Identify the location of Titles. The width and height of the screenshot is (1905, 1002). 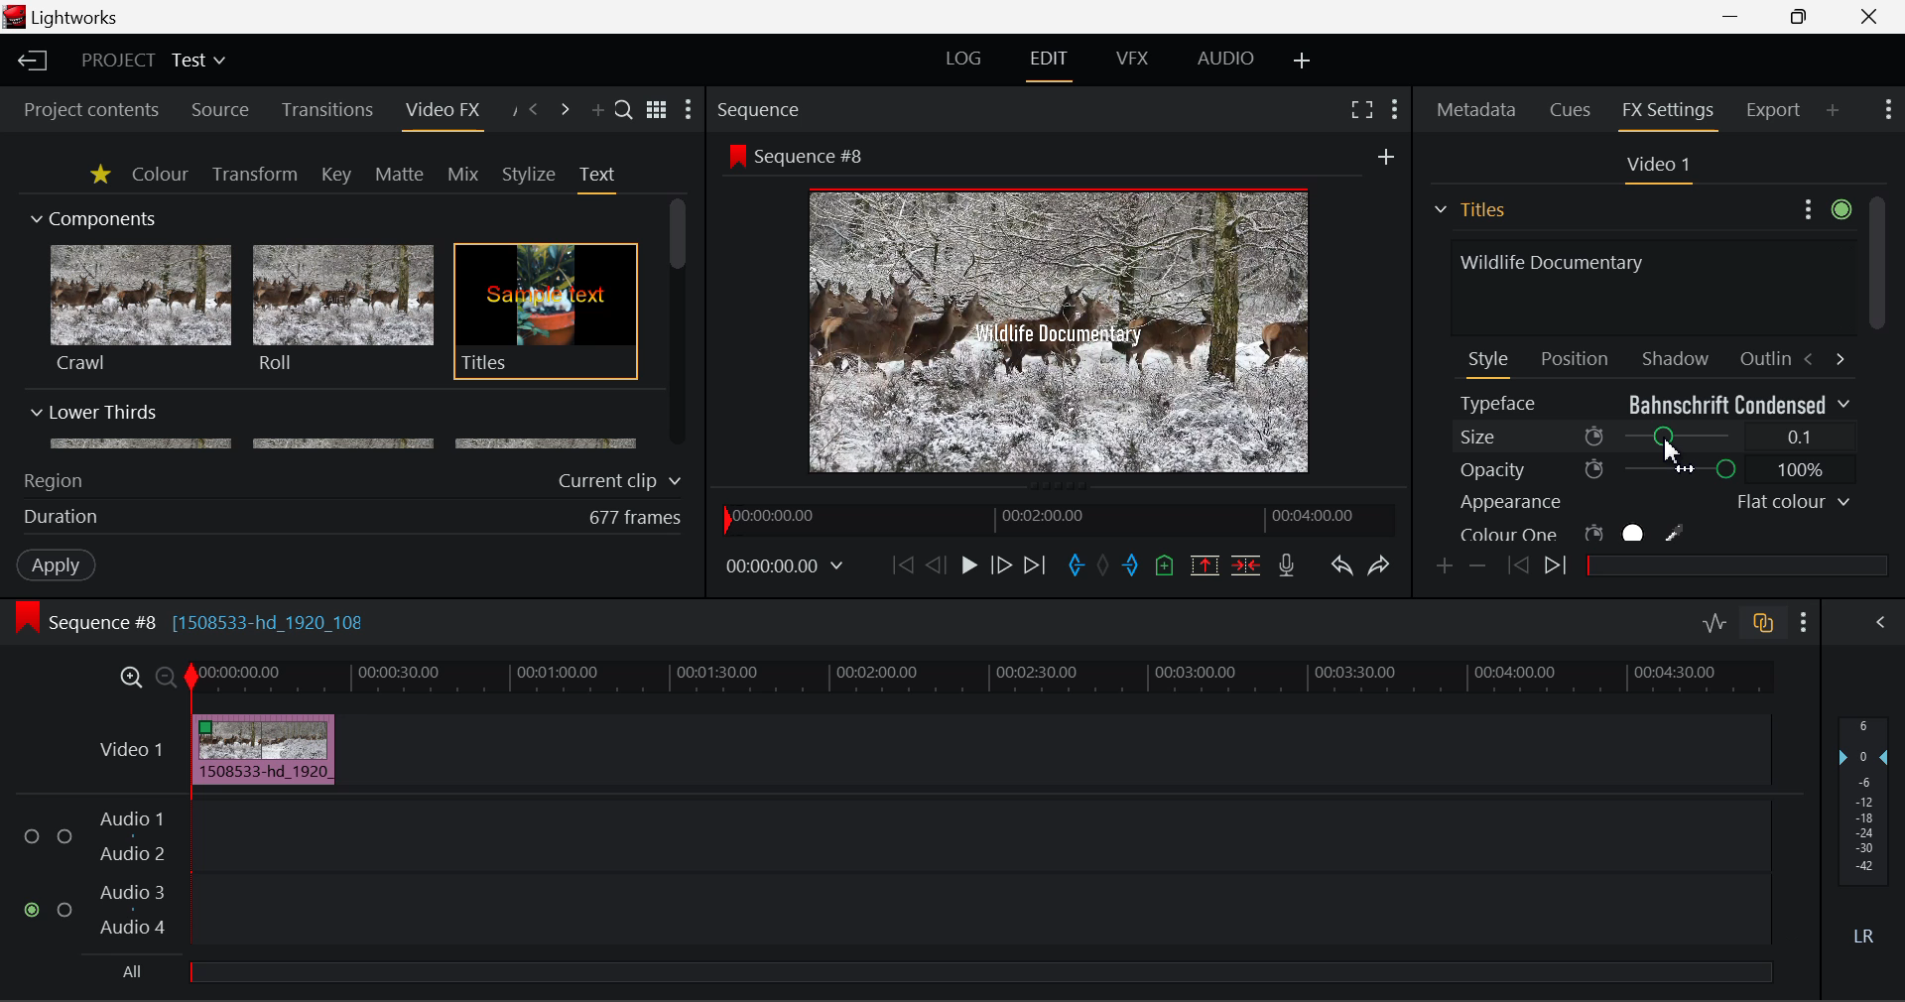
(546, 313).